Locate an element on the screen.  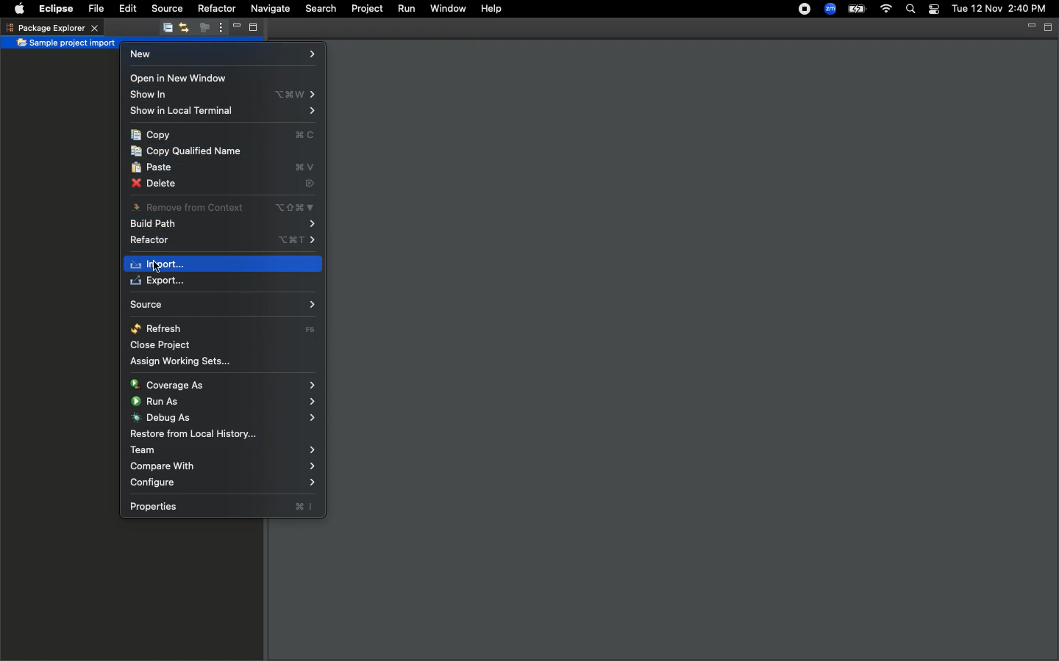
Apple logo is located at coordinates (19, 7).